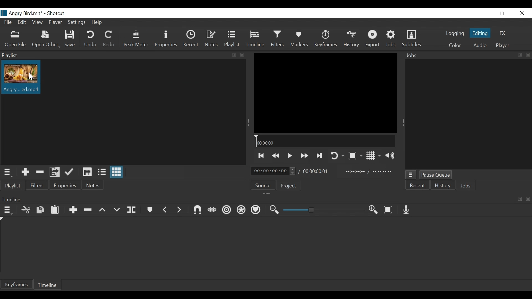 The width and height of the screenshot is (532, 299). I want to click on Toggle play or pause (space), so click(290, 156).